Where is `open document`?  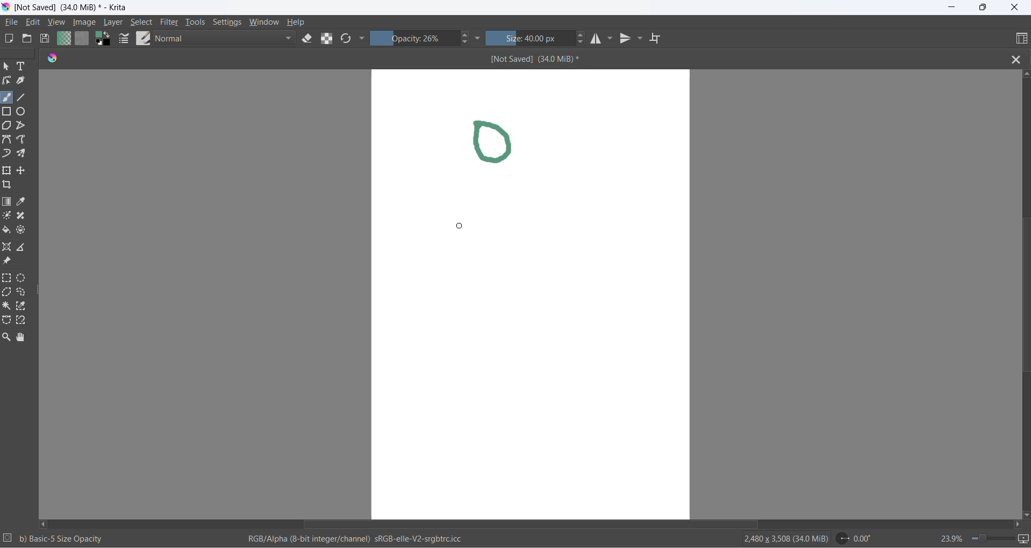
open document is located at coordinates (31, 39).